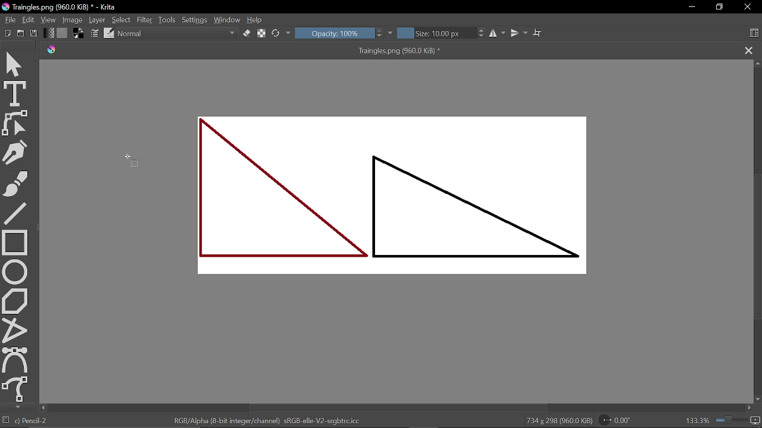 The height and width of the screenshot is (428, 762). Describe the element at coordinates (11, 20) in the screenshot. I see `File` at that location.